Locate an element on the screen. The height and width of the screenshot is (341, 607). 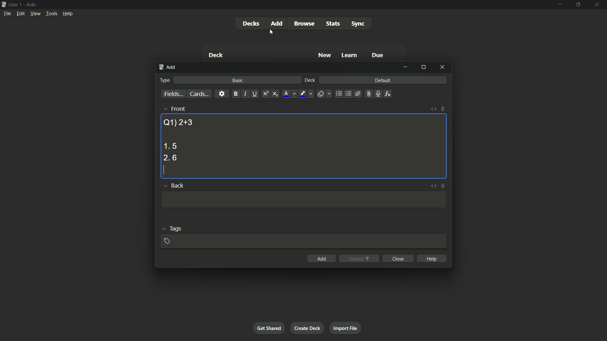
italic is located at coordinates (245, 94).